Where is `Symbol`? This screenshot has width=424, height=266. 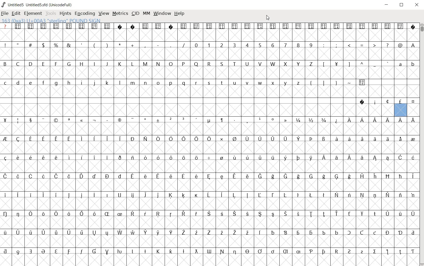
Symbol is located at coordinates (221, 214).